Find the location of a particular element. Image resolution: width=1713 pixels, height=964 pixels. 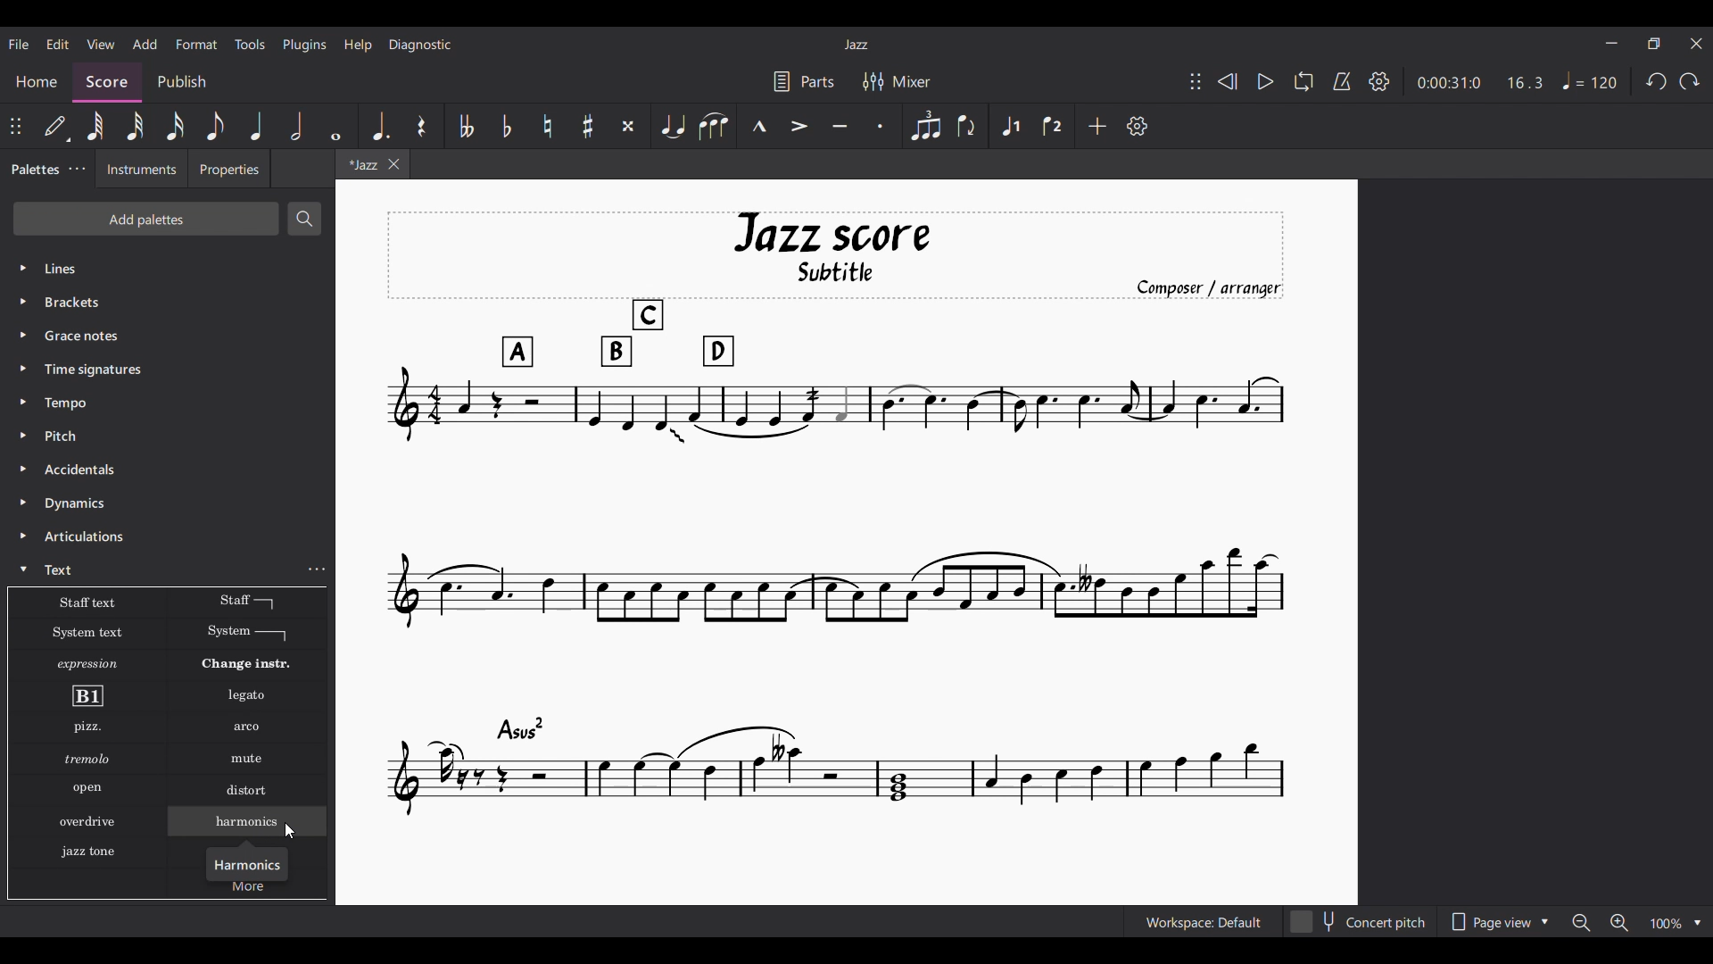

More is located at coordinates (251, 889).